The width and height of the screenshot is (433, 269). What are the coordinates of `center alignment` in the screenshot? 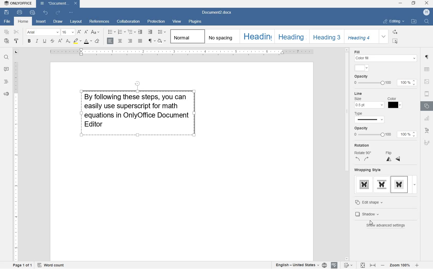 It's located at (120, 41).